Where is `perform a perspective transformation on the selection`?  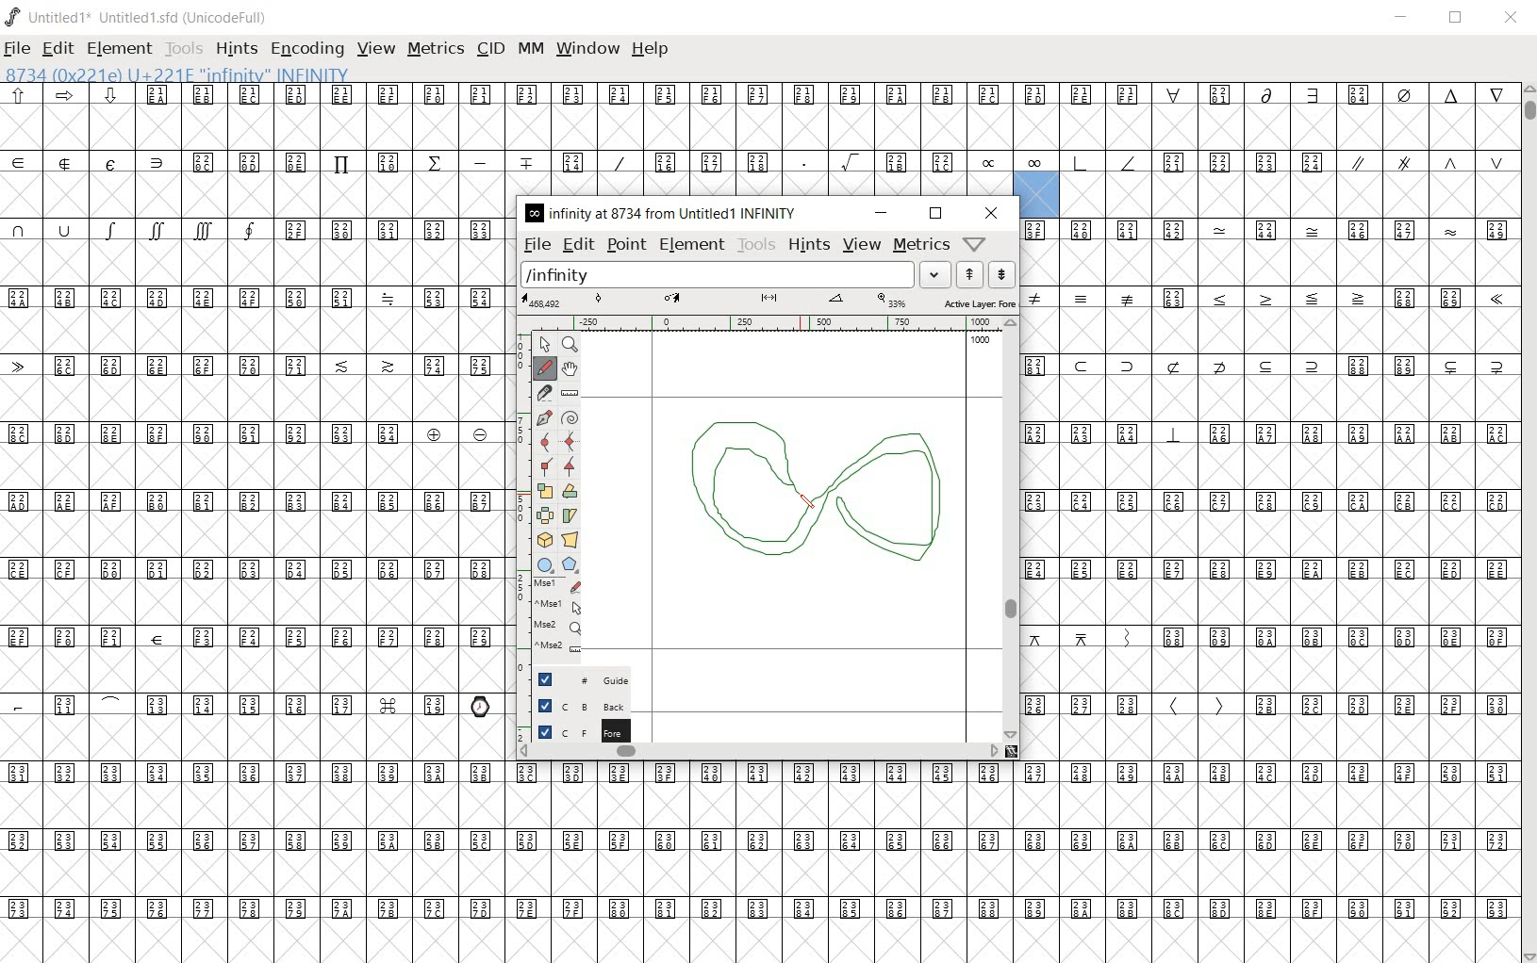 perform a perspective transformation on the selection is located at coordinates (570, 539).